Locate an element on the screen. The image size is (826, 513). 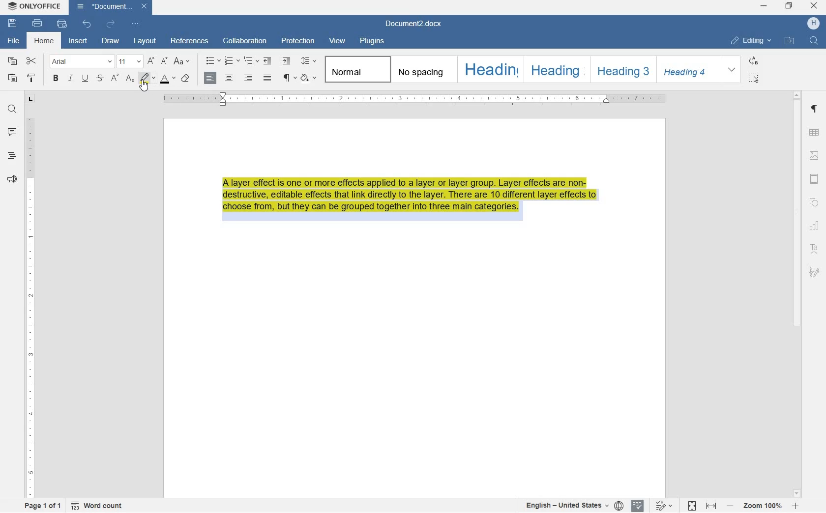
HEADING 4 is located at coordinates (687, 70).